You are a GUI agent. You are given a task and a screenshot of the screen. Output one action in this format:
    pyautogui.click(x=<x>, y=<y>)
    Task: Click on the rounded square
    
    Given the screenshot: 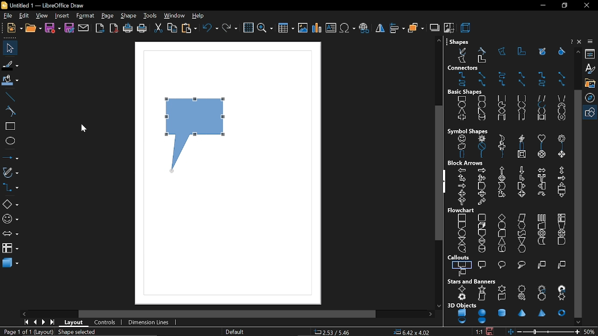 What is the action you would take?
    pyautogui.click(x=521, y=98)
    